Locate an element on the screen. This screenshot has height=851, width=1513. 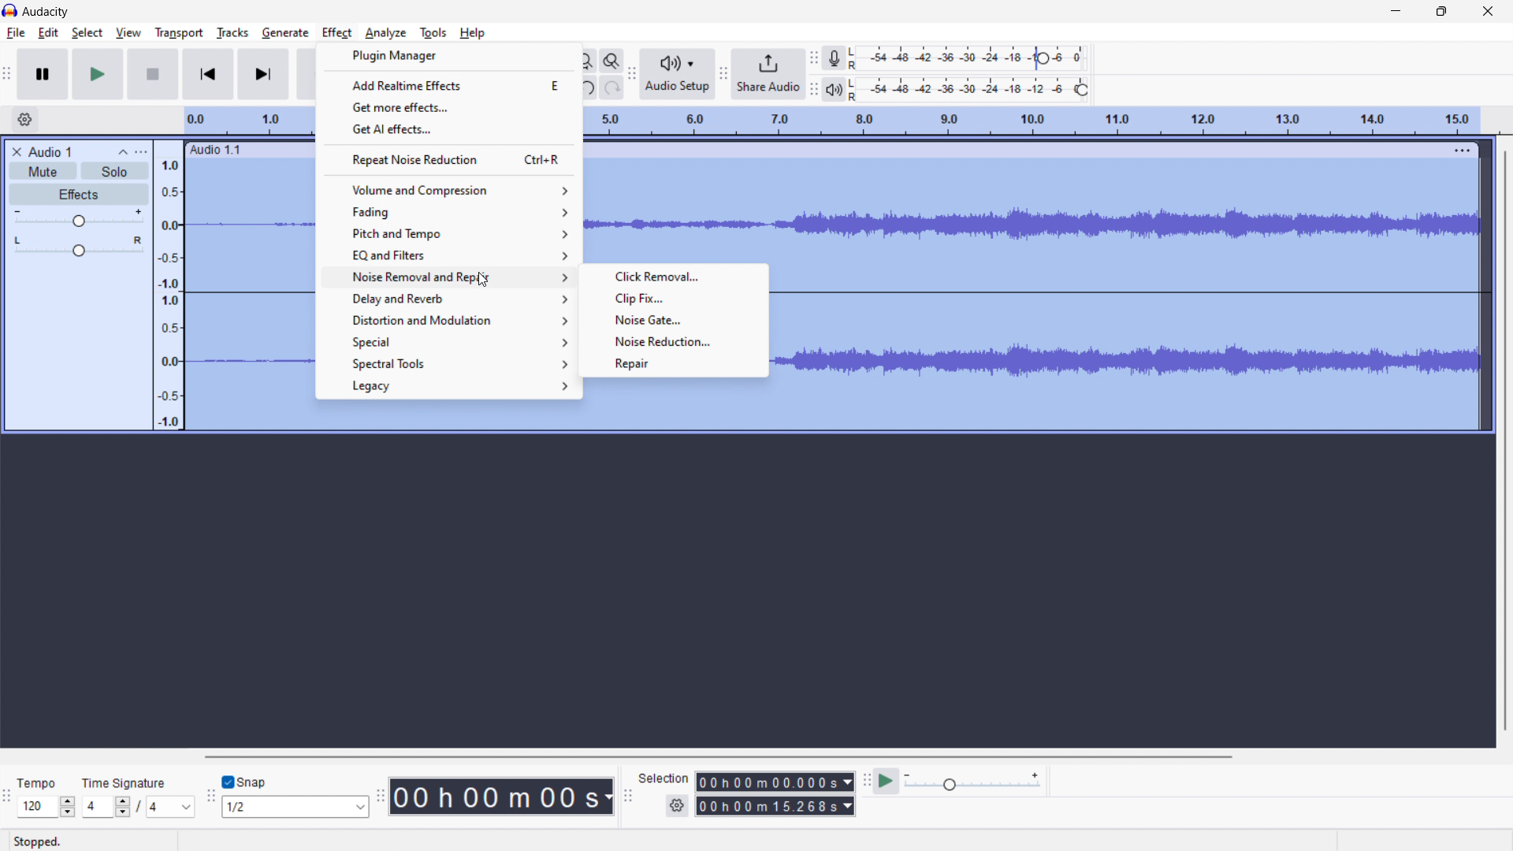
playback meter is located at coordinates (977, 89).